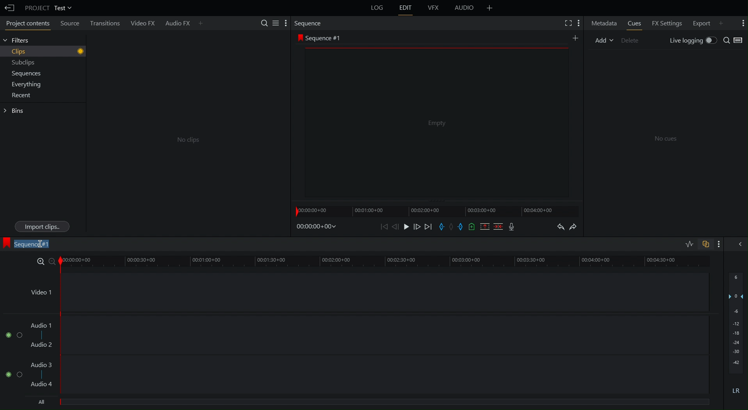  What do you see at coordinates (576, 38) in the screenshot?
I see `Add` at bounding box center [576, 38].